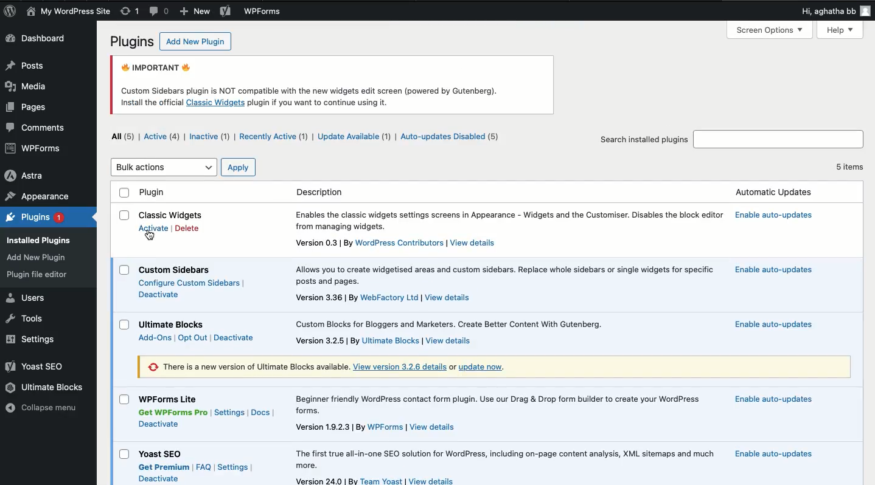  What do you see at coordinates (130, 43) in the screenshot?
I see `Plugins` at bounding box center [130, 43].